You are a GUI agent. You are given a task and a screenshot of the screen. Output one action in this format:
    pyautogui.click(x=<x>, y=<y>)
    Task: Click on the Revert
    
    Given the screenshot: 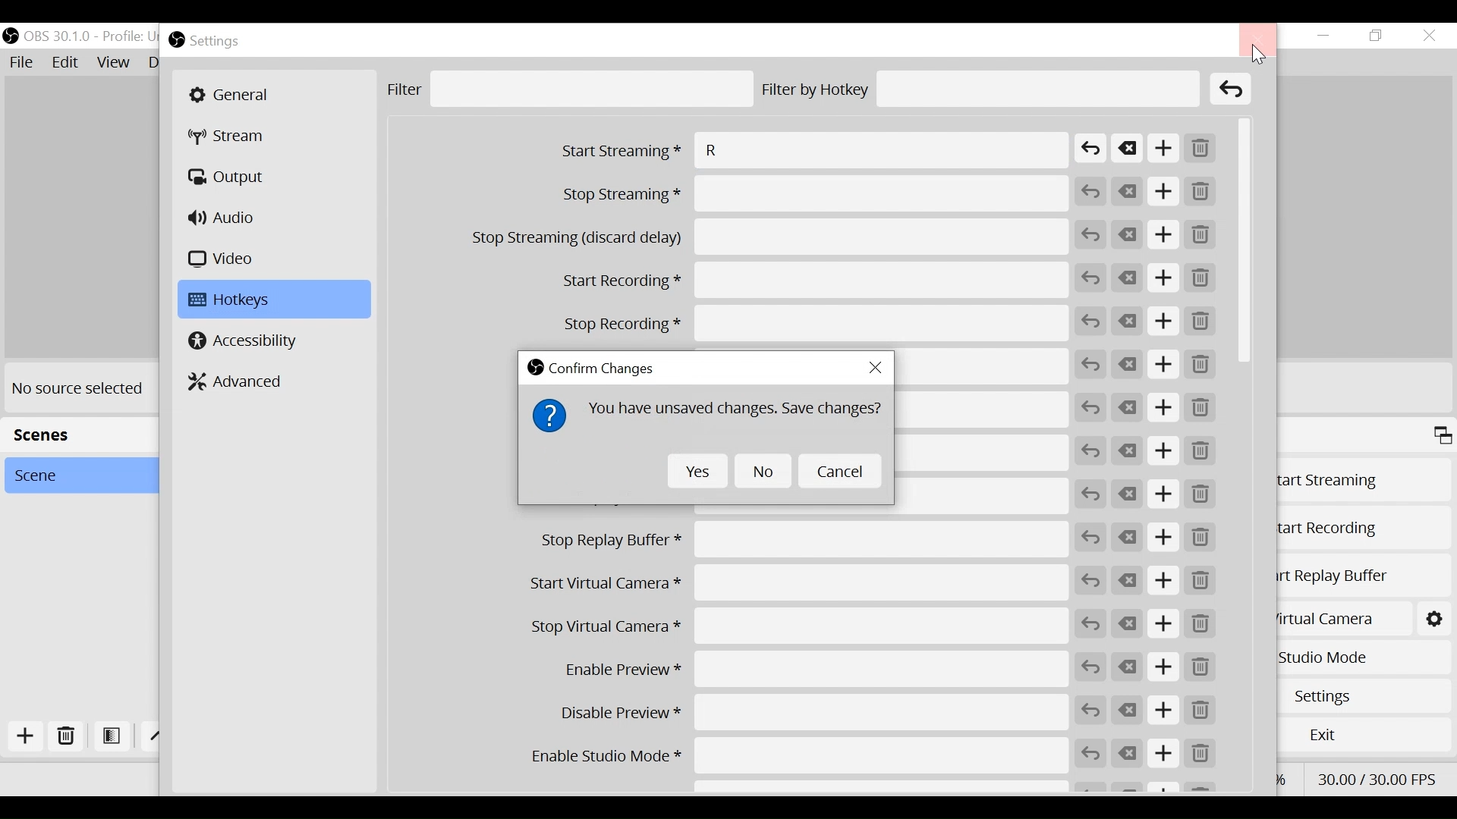 What is the action you would take?
    pyautogui.click(x=1090, y=667)
    